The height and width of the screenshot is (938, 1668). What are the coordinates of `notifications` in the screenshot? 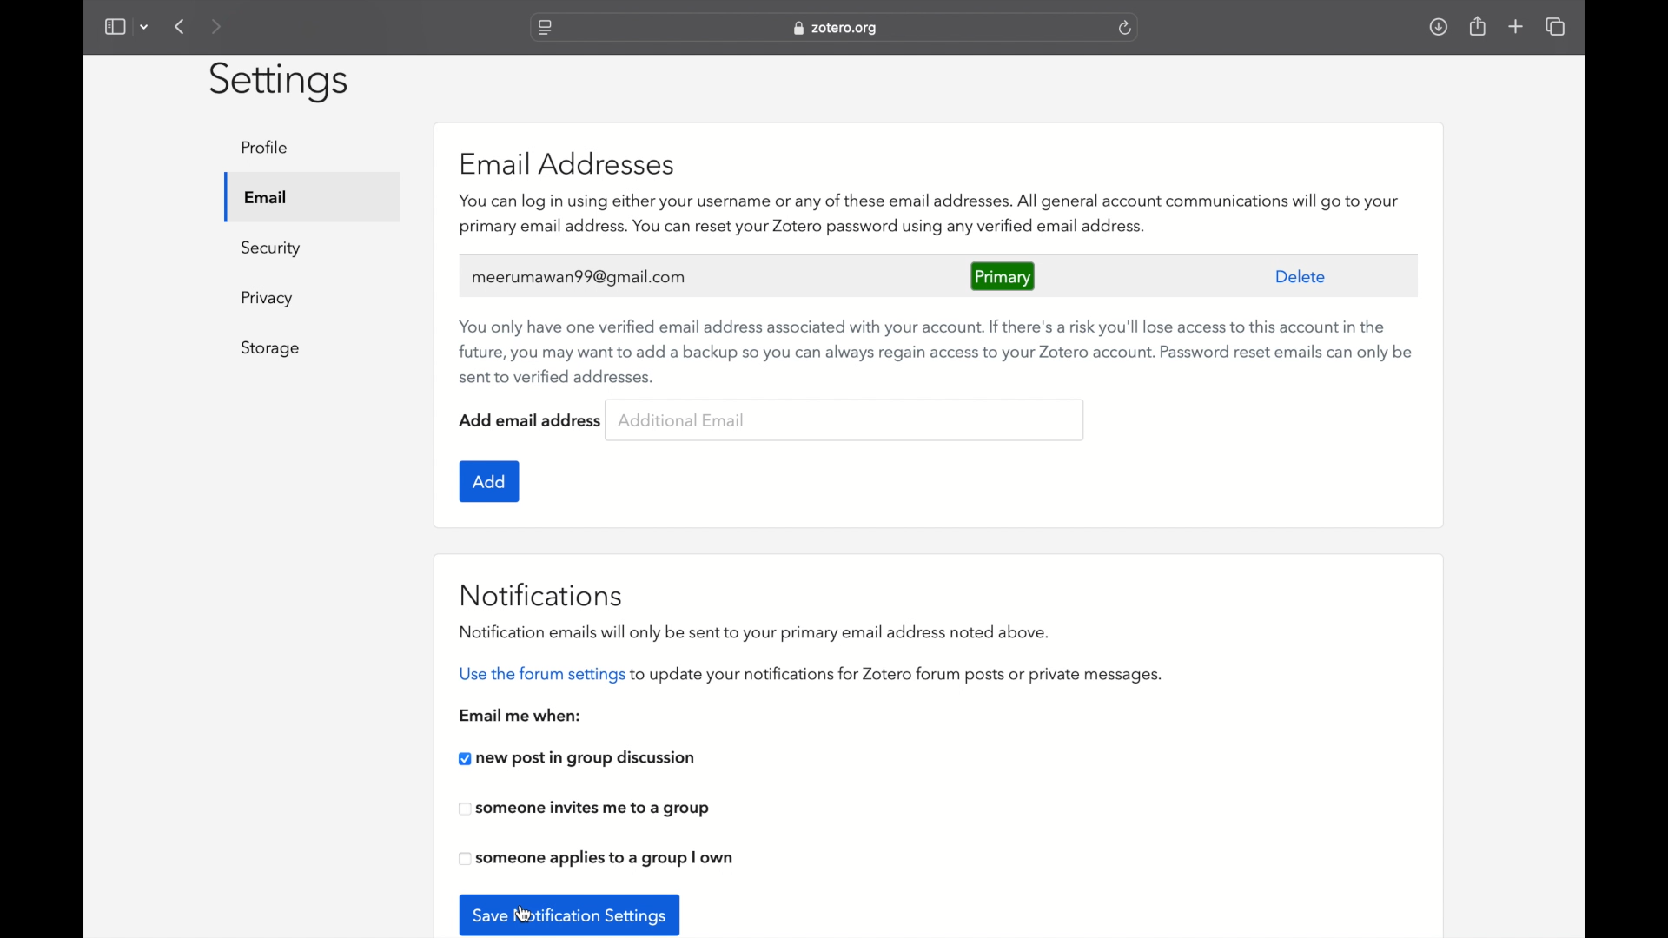 It's located at (542, 595).